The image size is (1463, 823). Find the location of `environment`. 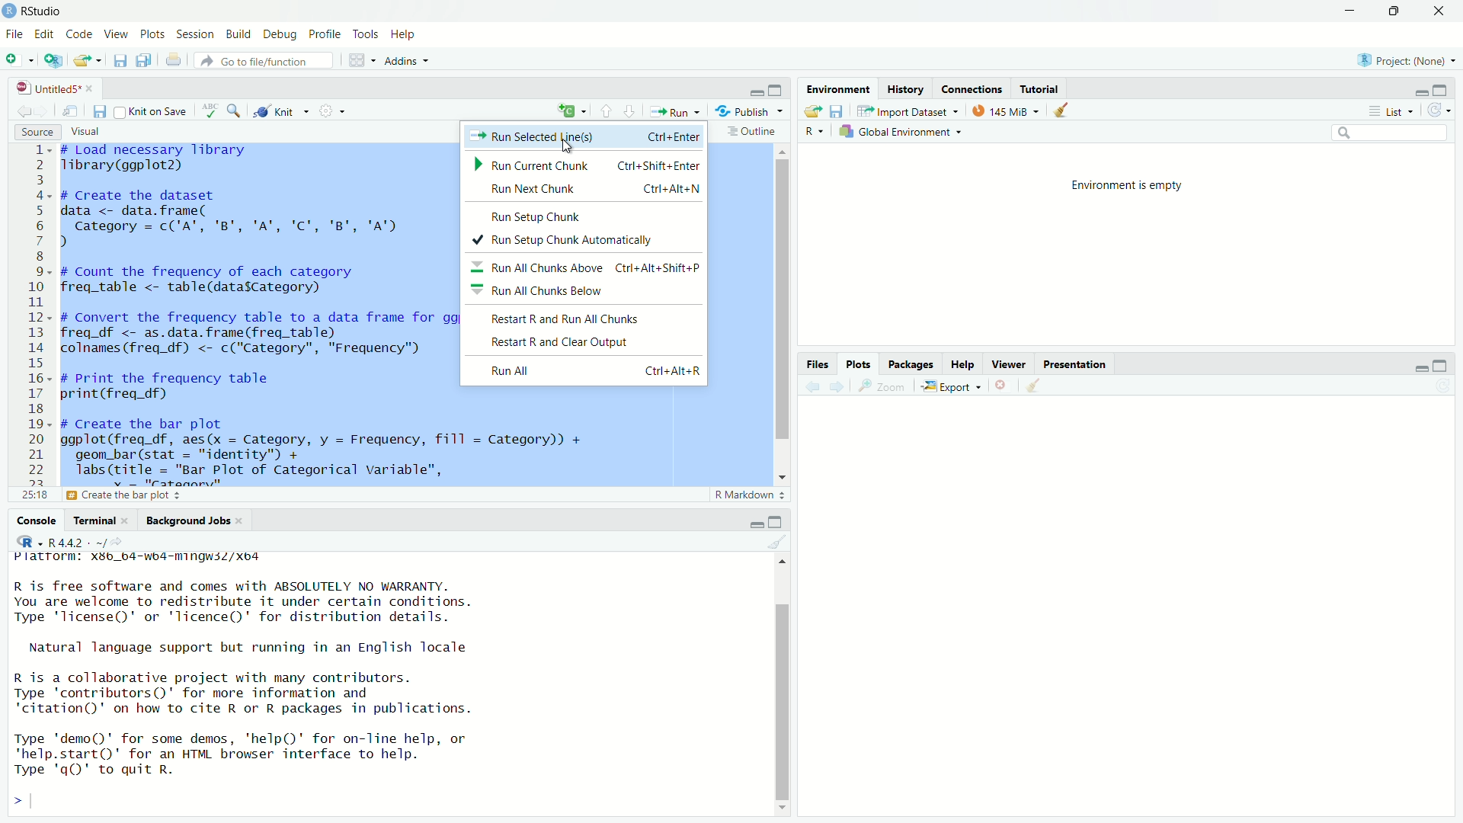

environment is located at coordinates (840, 88).